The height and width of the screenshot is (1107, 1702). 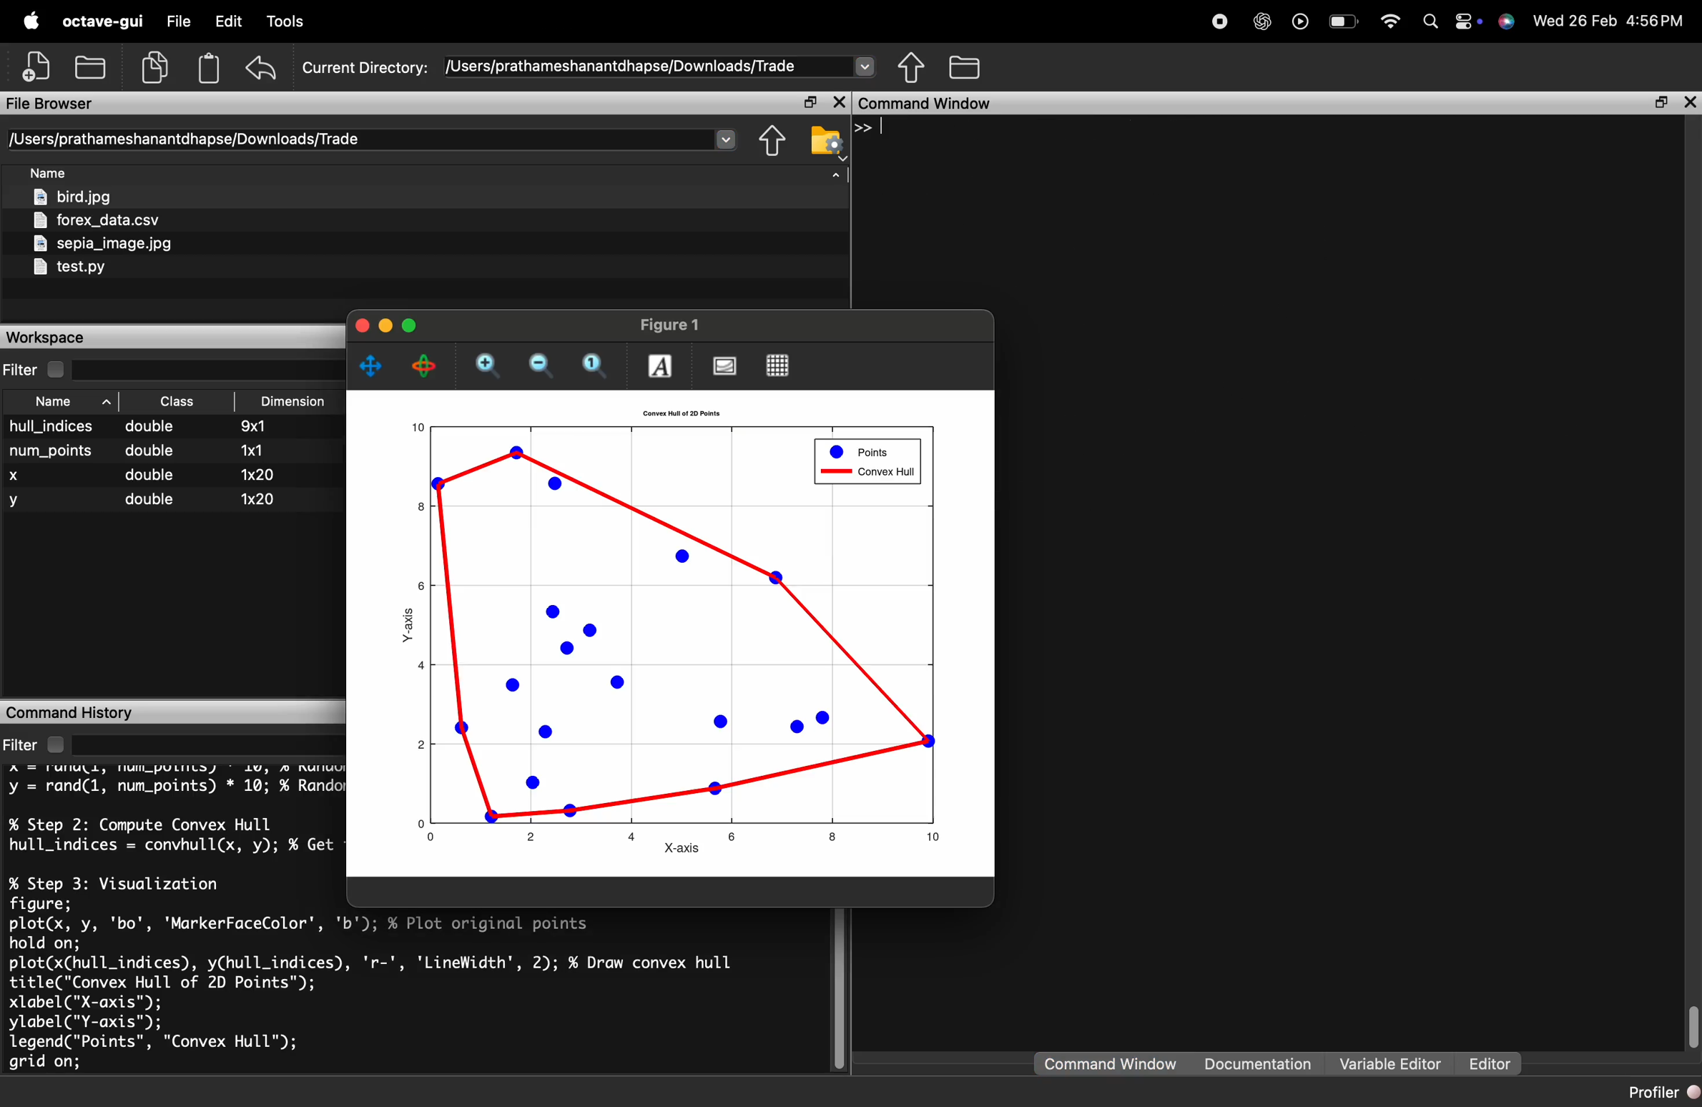 What do you see at coordinates (661, 365) in the screenshot?
I see `insert text` at bounding box center [661, 365].